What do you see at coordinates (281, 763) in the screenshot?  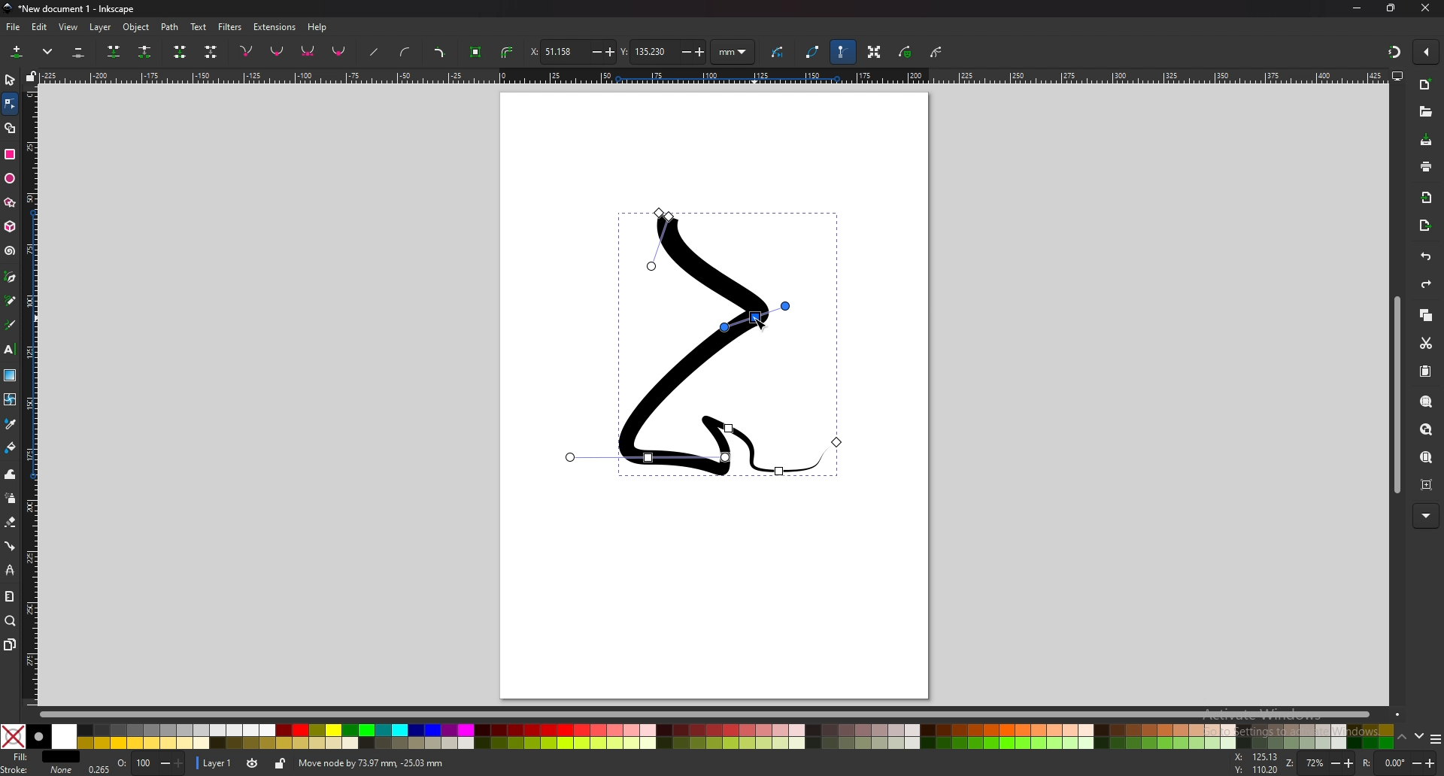 I see `lock` at bounding box center [281, 763].